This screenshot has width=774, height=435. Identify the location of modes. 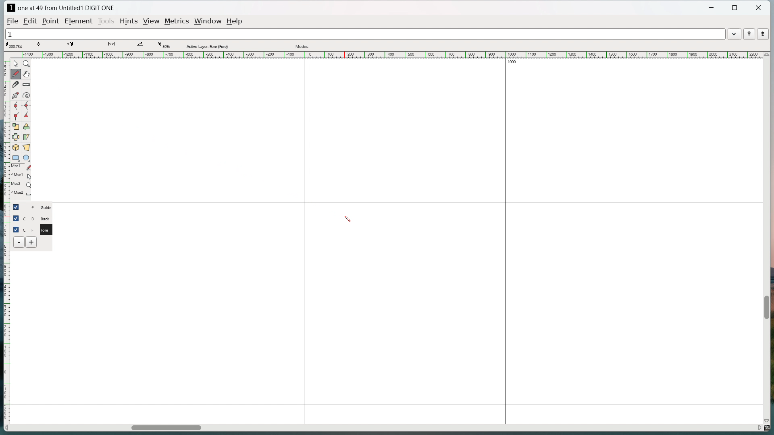
(303, 46).